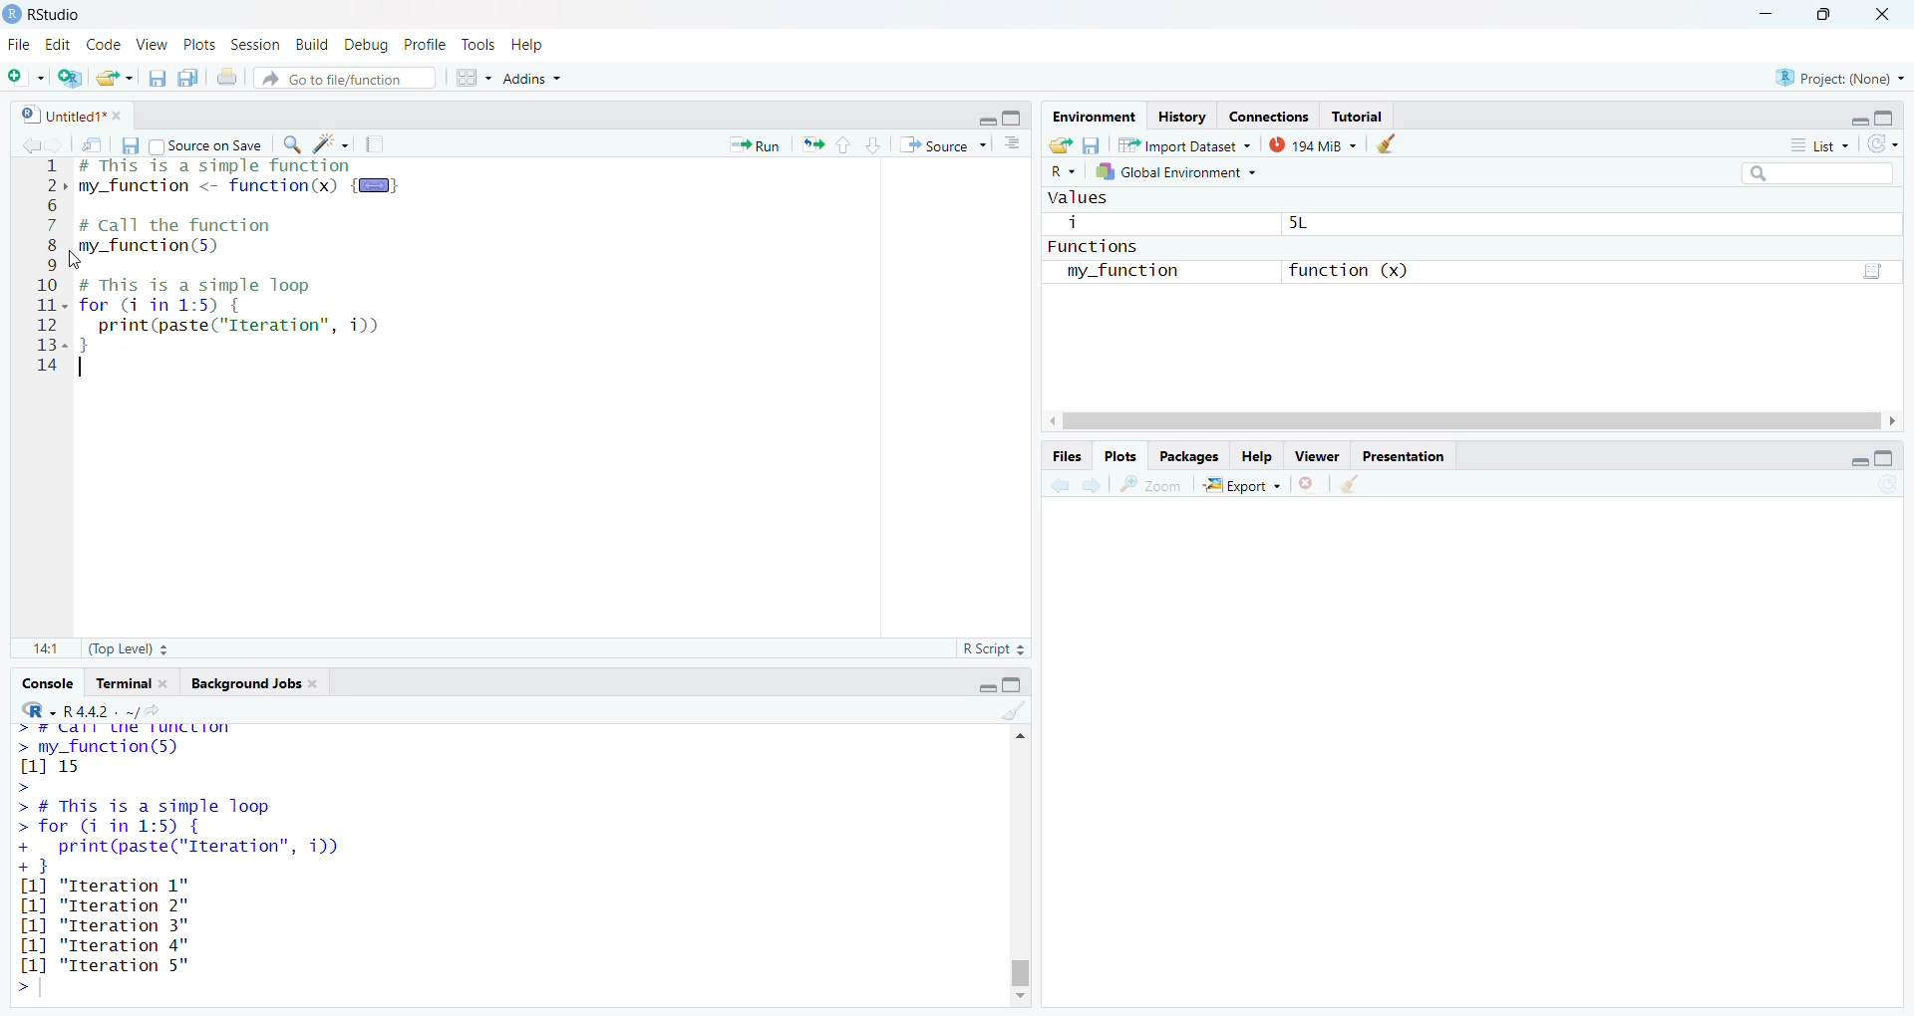  I want to click on minimize, so click(983, 684).